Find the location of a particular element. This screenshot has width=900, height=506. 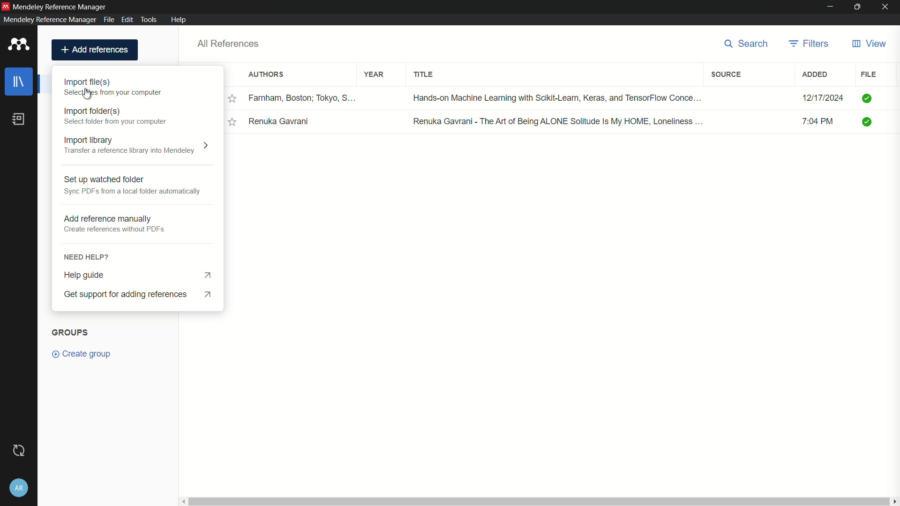

title is located at coordinates (426, 76).